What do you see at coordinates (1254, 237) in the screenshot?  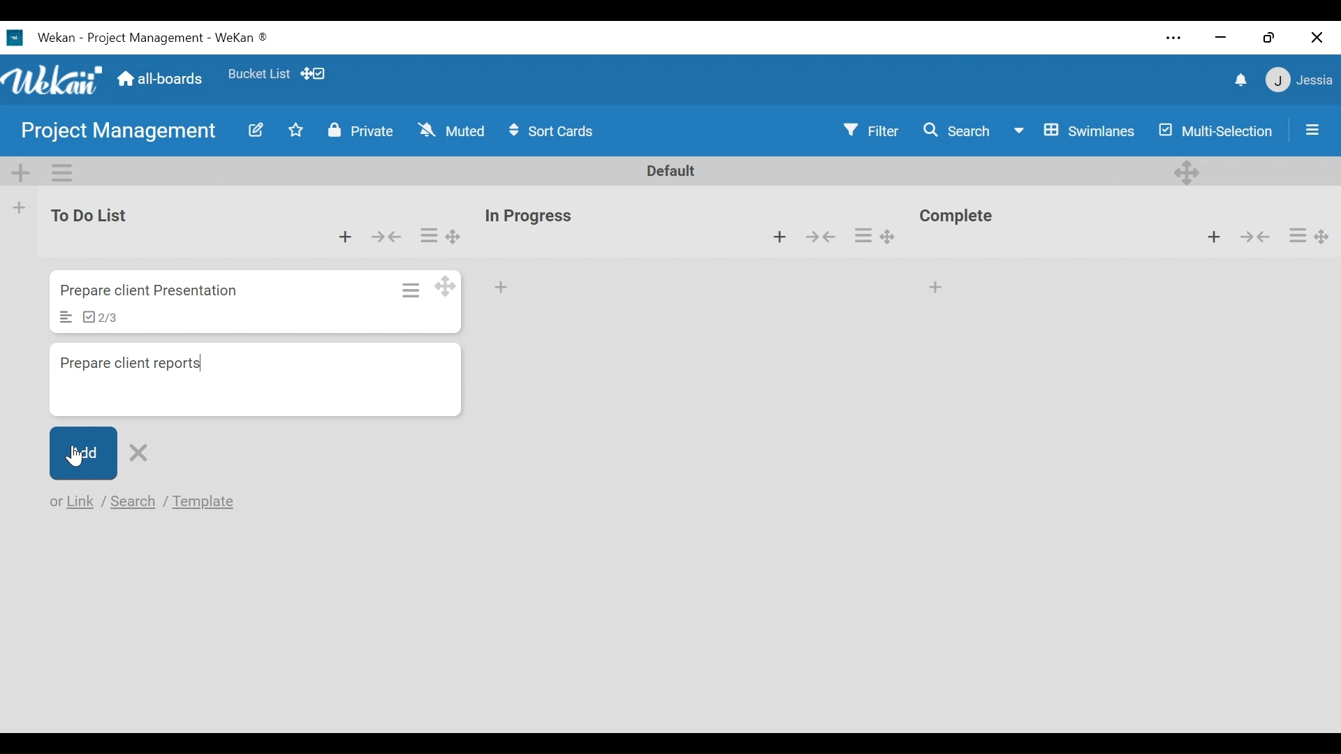 I see `Collapse ` at bounding box center [1254, 237].